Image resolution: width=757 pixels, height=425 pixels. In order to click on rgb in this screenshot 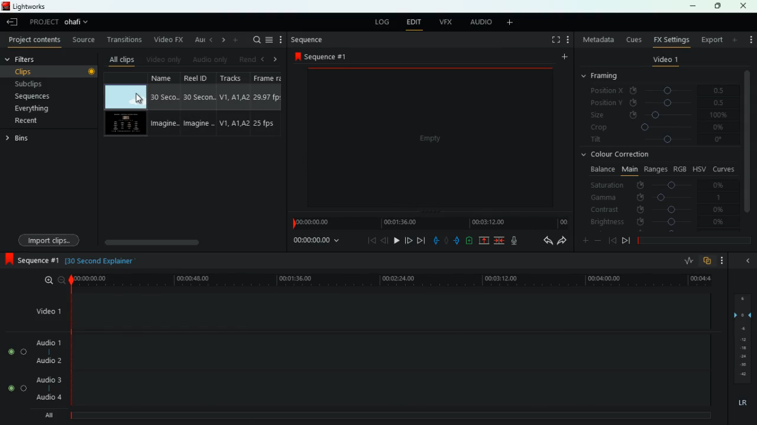, I will do `click(680, 168)`.